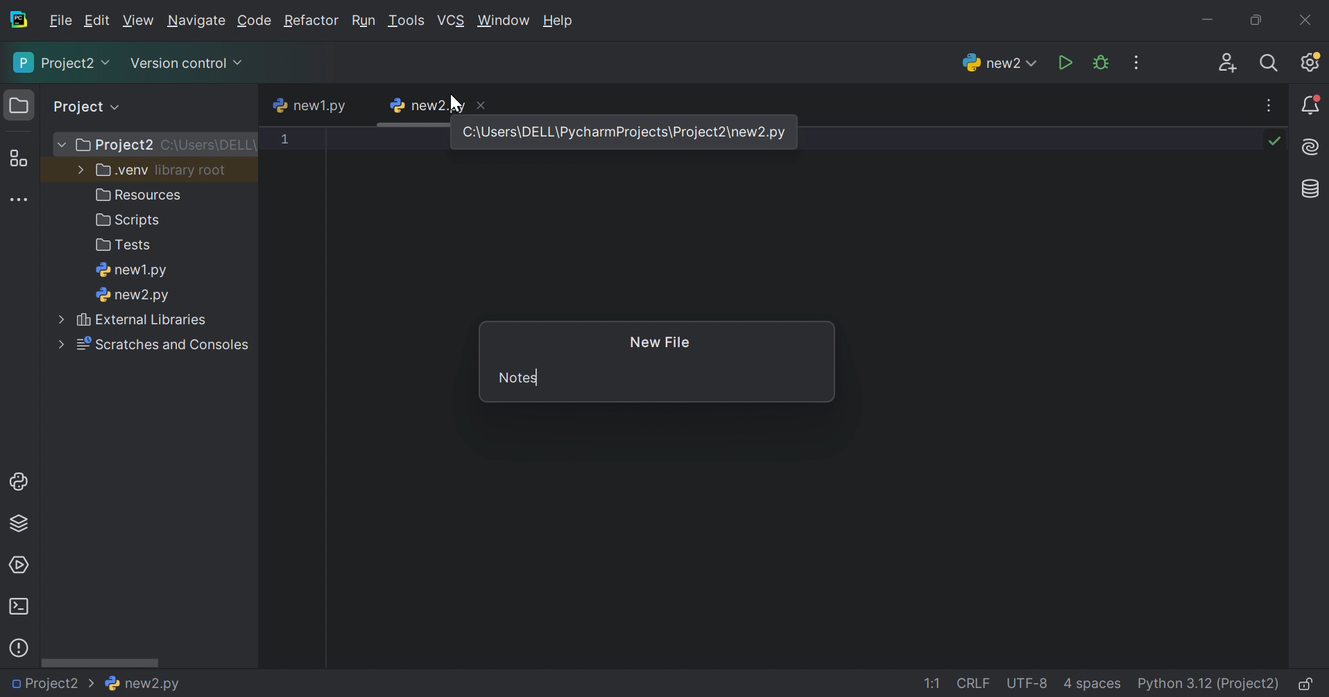 The width and height of the screenshot is (1329, 697). Describe the element at coordinates (126, 246) in the screenshot. I see `Tests` at that location.